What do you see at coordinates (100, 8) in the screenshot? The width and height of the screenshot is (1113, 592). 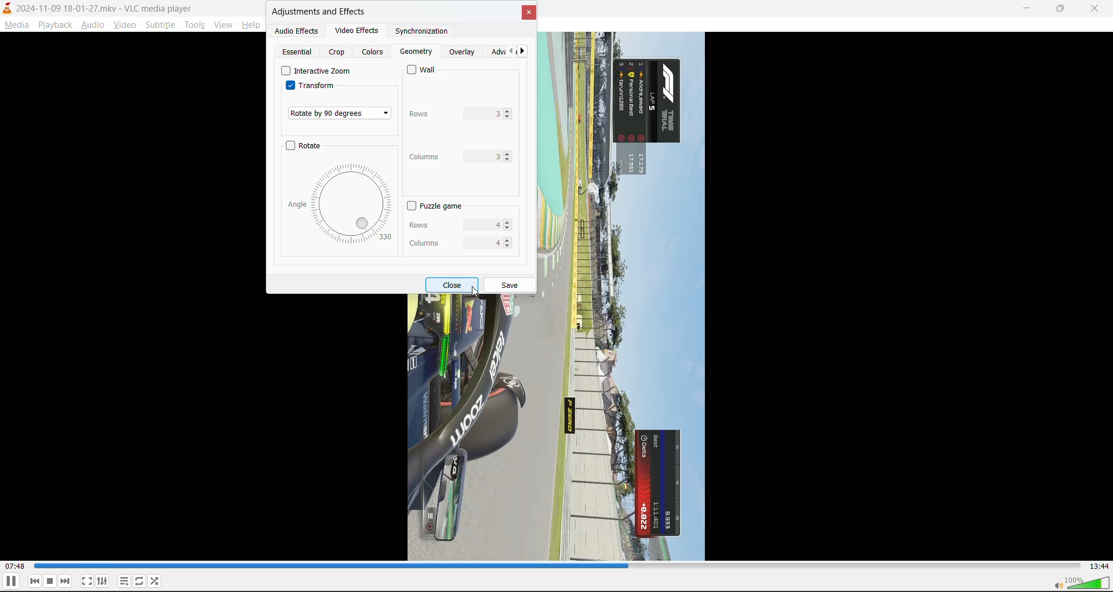 I see `track and app name` at bounding box center [100, 8].